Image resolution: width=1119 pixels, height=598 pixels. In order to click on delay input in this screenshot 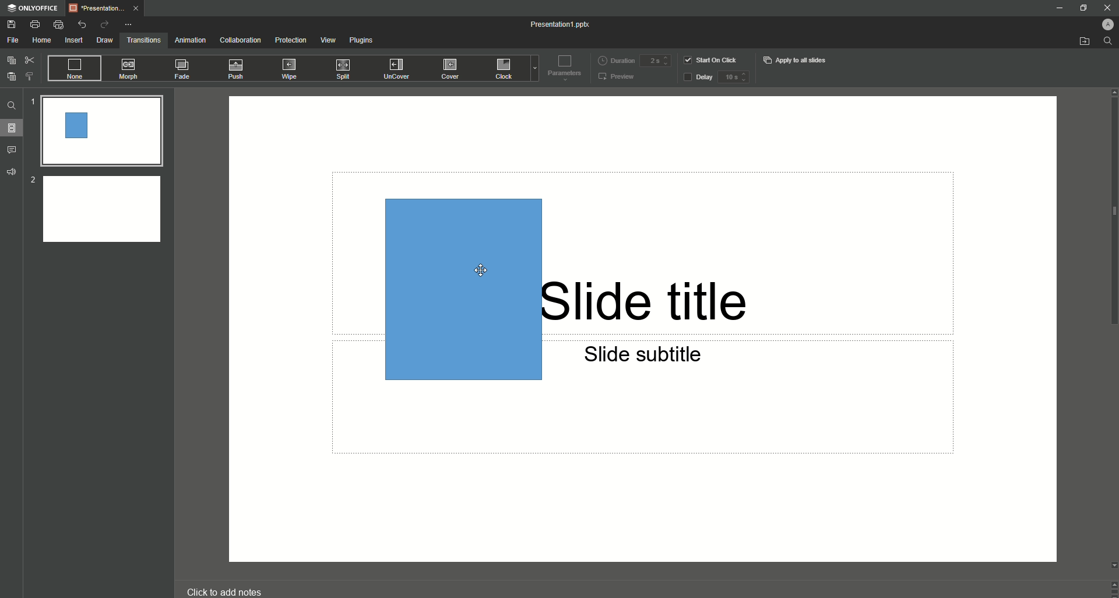, I will do `click(737, 79)`.